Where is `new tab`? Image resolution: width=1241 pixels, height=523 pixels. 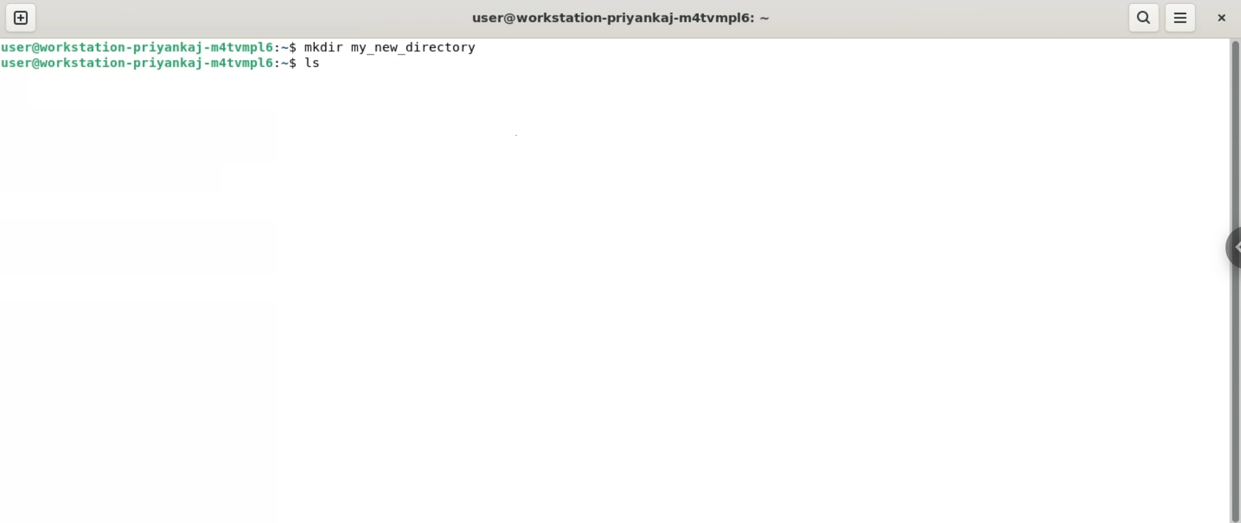 new tab is located at coordinates (20, 19).